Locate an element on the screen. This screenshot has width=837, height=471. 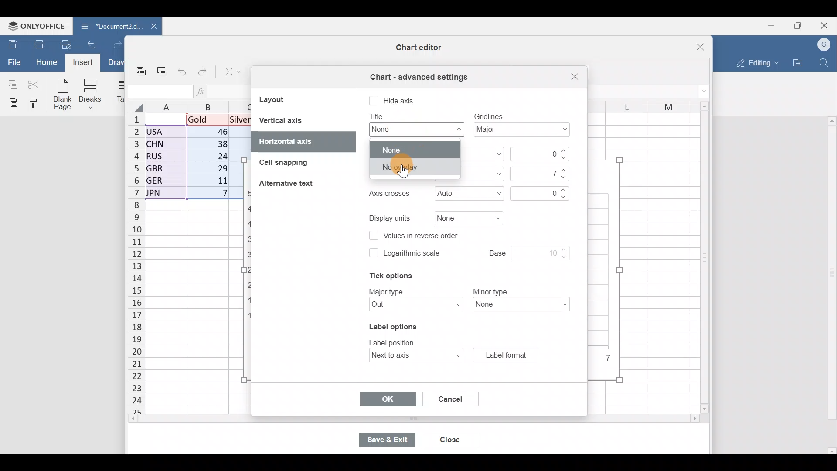
Undo is located at coordinates (92, 44).